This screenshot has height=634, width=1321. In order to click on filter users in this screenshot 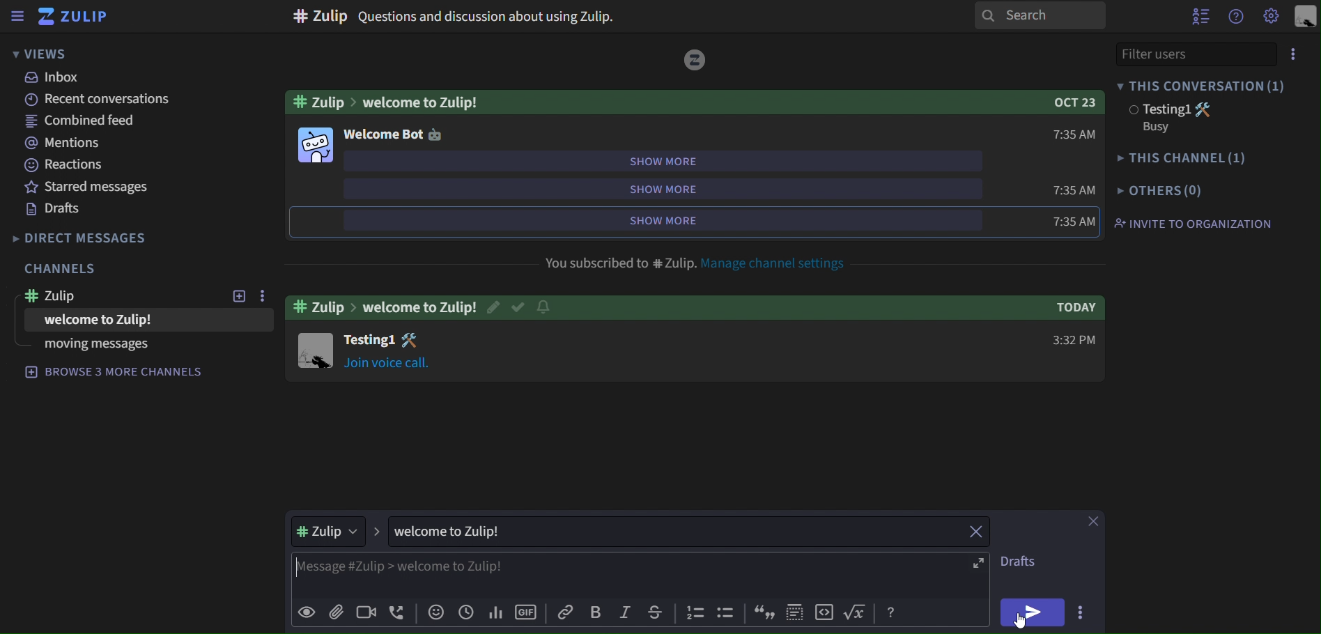, I will do `click(1173, 54)`.